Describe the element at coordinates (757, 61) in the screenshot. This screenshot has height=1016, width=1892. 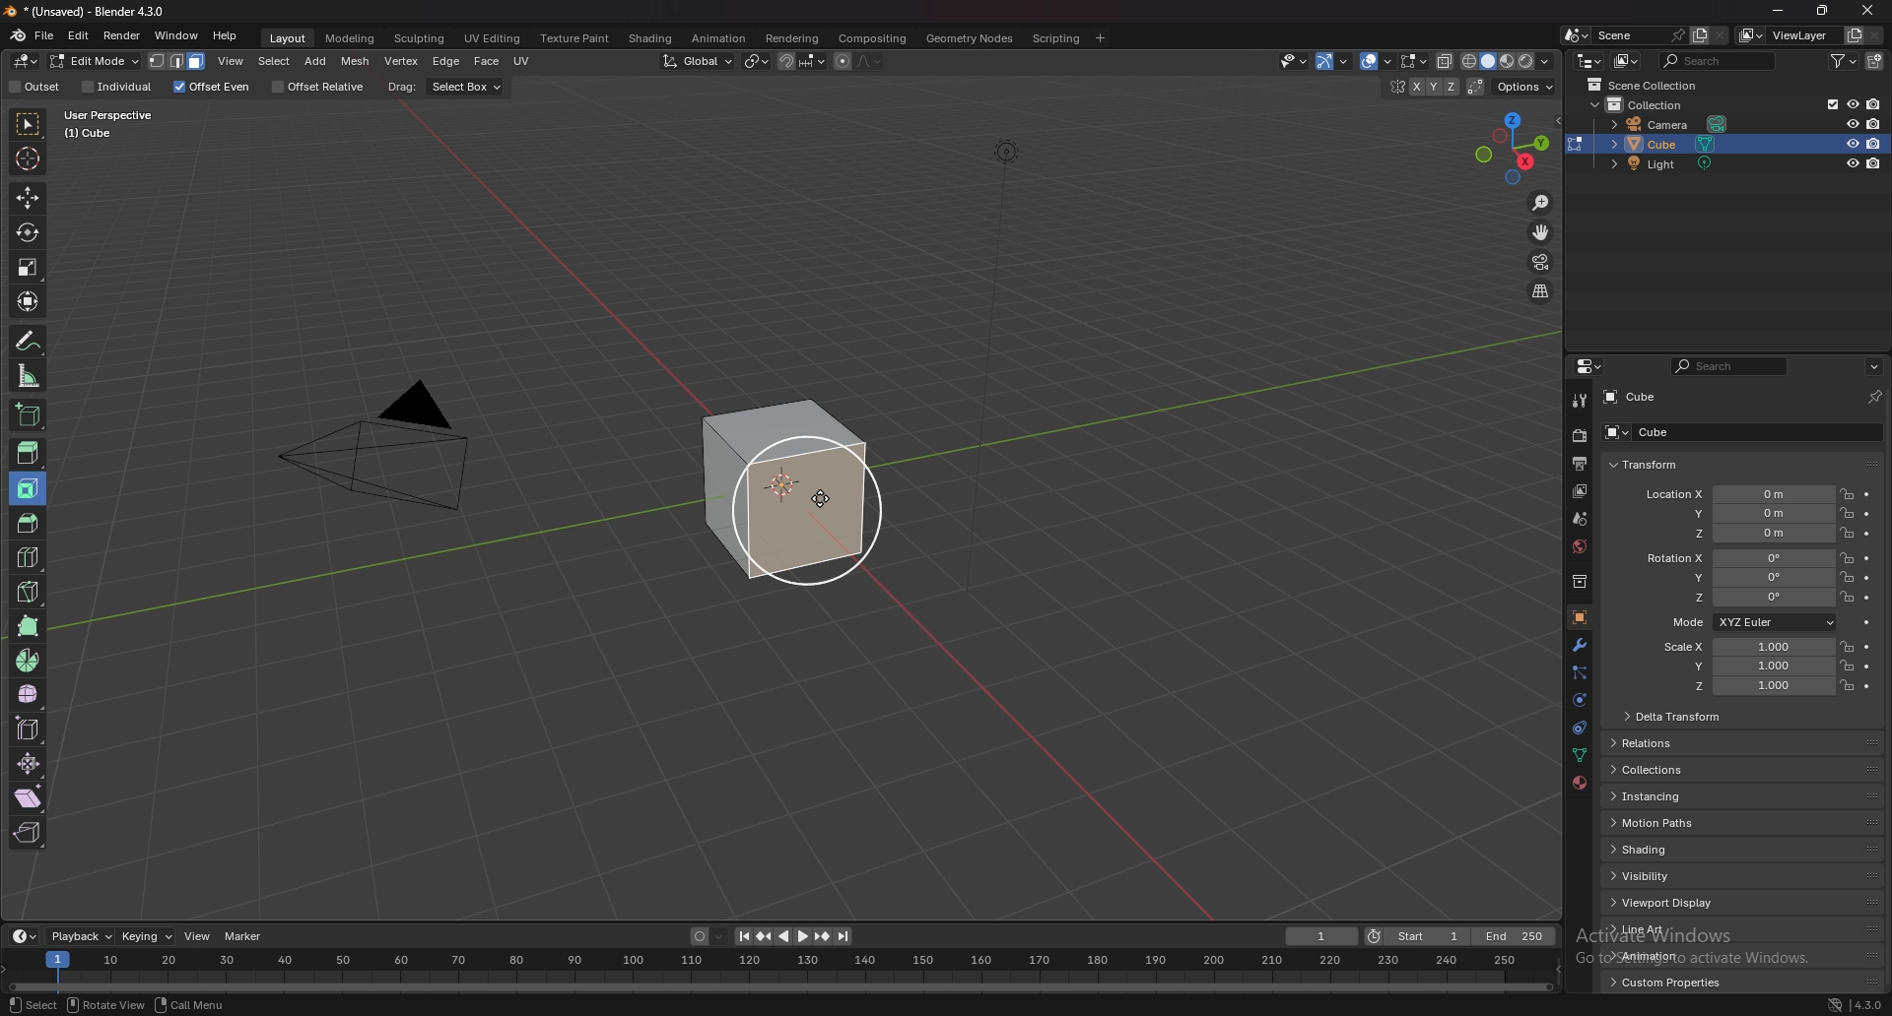
I see `transform pivot point` at that location.